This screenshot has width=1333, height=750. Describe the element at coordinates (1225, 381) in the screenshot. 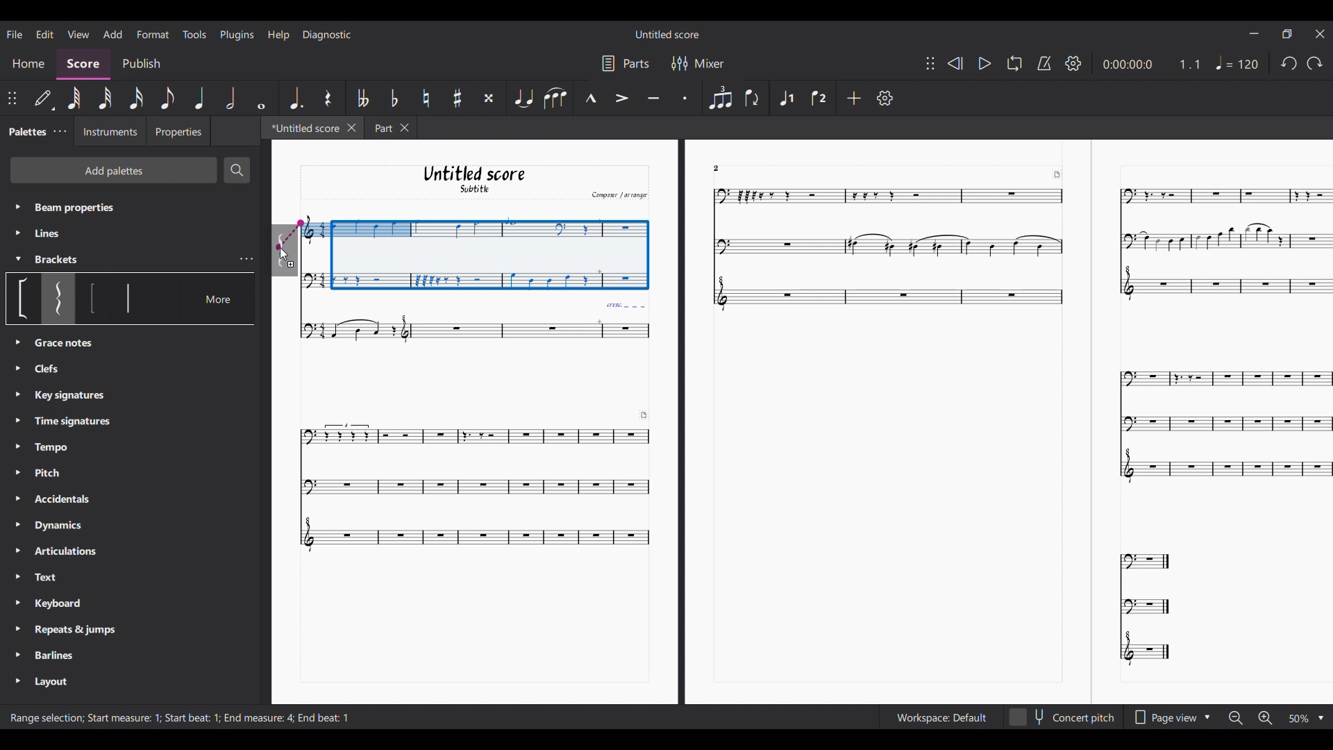

I see `` at that location.